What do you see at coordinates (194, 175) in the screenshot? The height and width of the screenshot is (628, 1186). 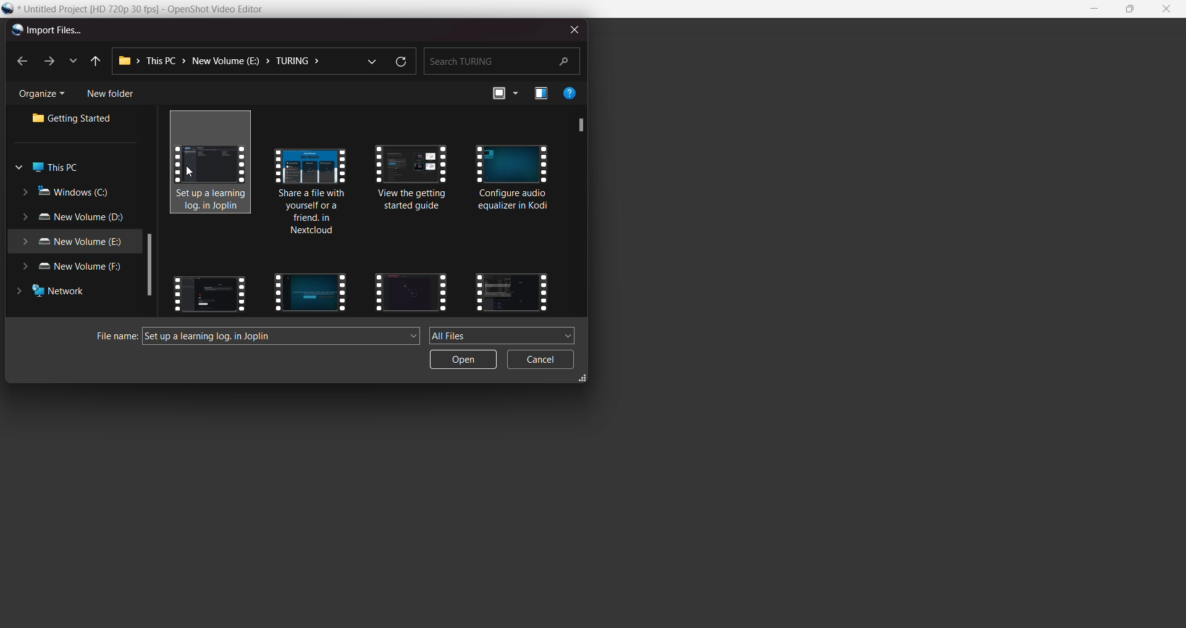 I see `cursor` at bounding box center [194, 175].